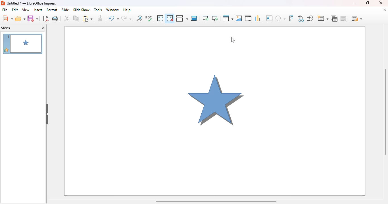  Describe the element at coordinates (26, 10) in the screenshot. I see `view` at that location.